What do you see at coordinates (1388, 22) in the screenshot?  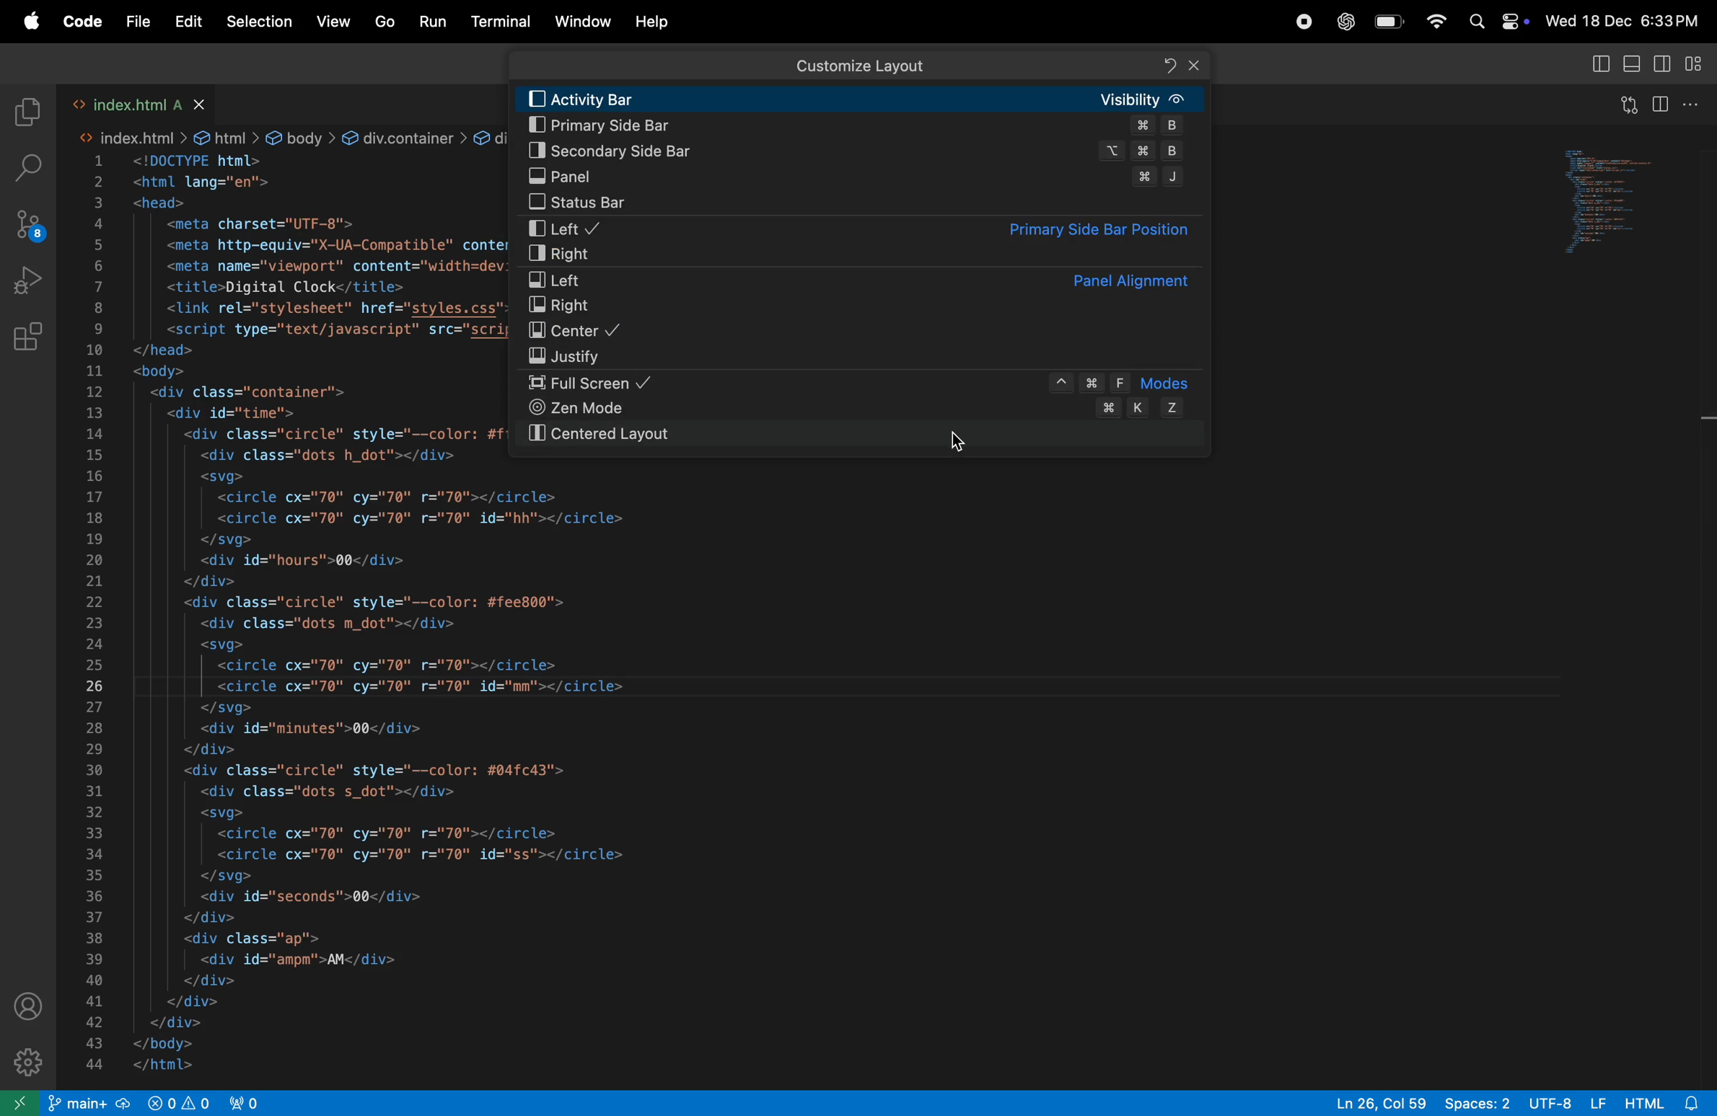 I see `battery` at bounding box center [1388, 22].